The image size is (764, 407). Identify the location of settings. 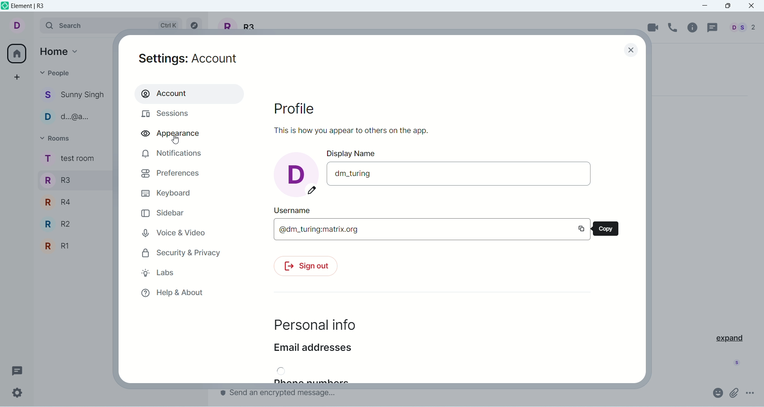
(190, 60).